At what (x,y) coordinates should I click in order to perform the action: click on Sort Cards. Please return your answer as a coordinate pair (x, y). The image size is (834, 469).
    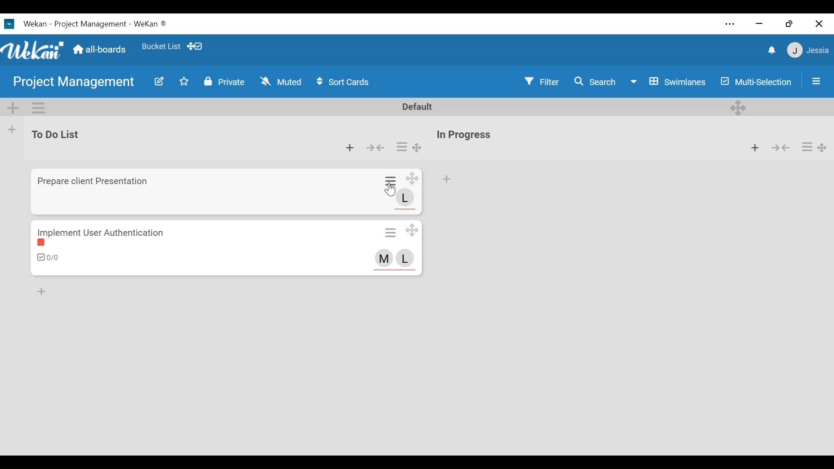
    Looking at the image, I should click on (344, 82).